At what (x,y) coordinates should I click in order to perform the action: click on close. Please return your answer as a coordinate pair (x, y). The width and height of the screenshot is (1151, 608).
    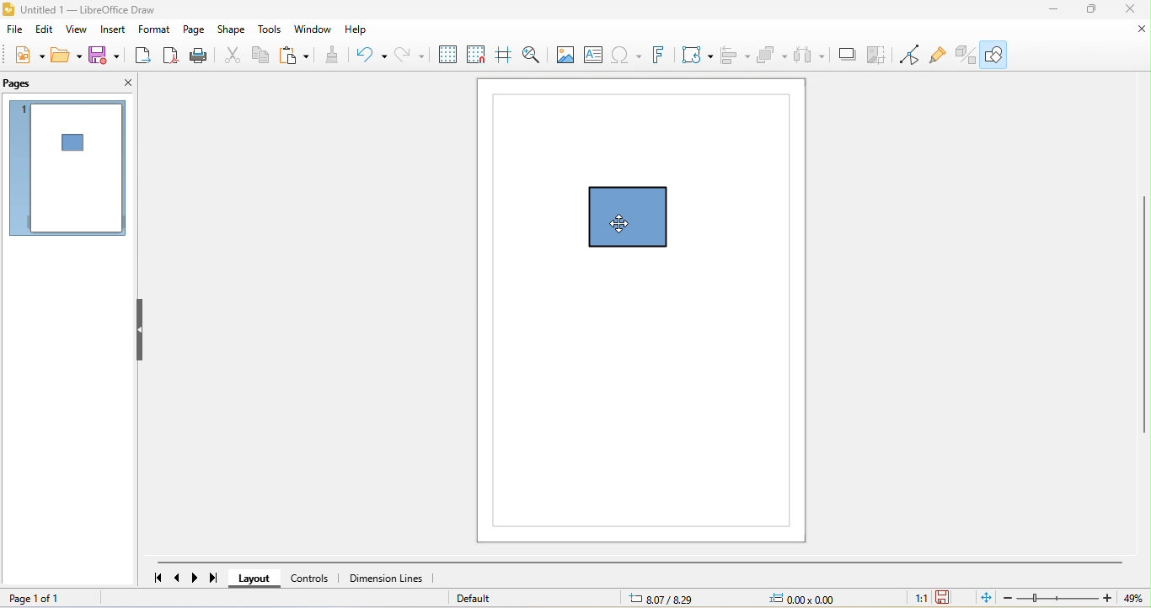
    Looking at the image, I should click on (115, 85).